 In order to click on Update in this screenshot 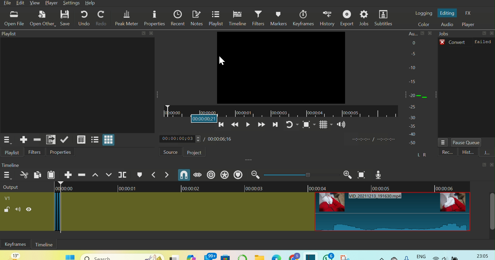, I will do `click(65, 140)`.